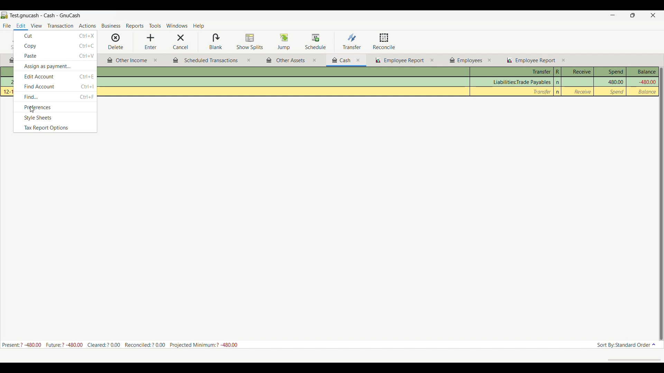 This screenshot has height=373, width=664. Describe the element at coordinates (617, 92) in the screenshot. I see `Spend column` at that location.